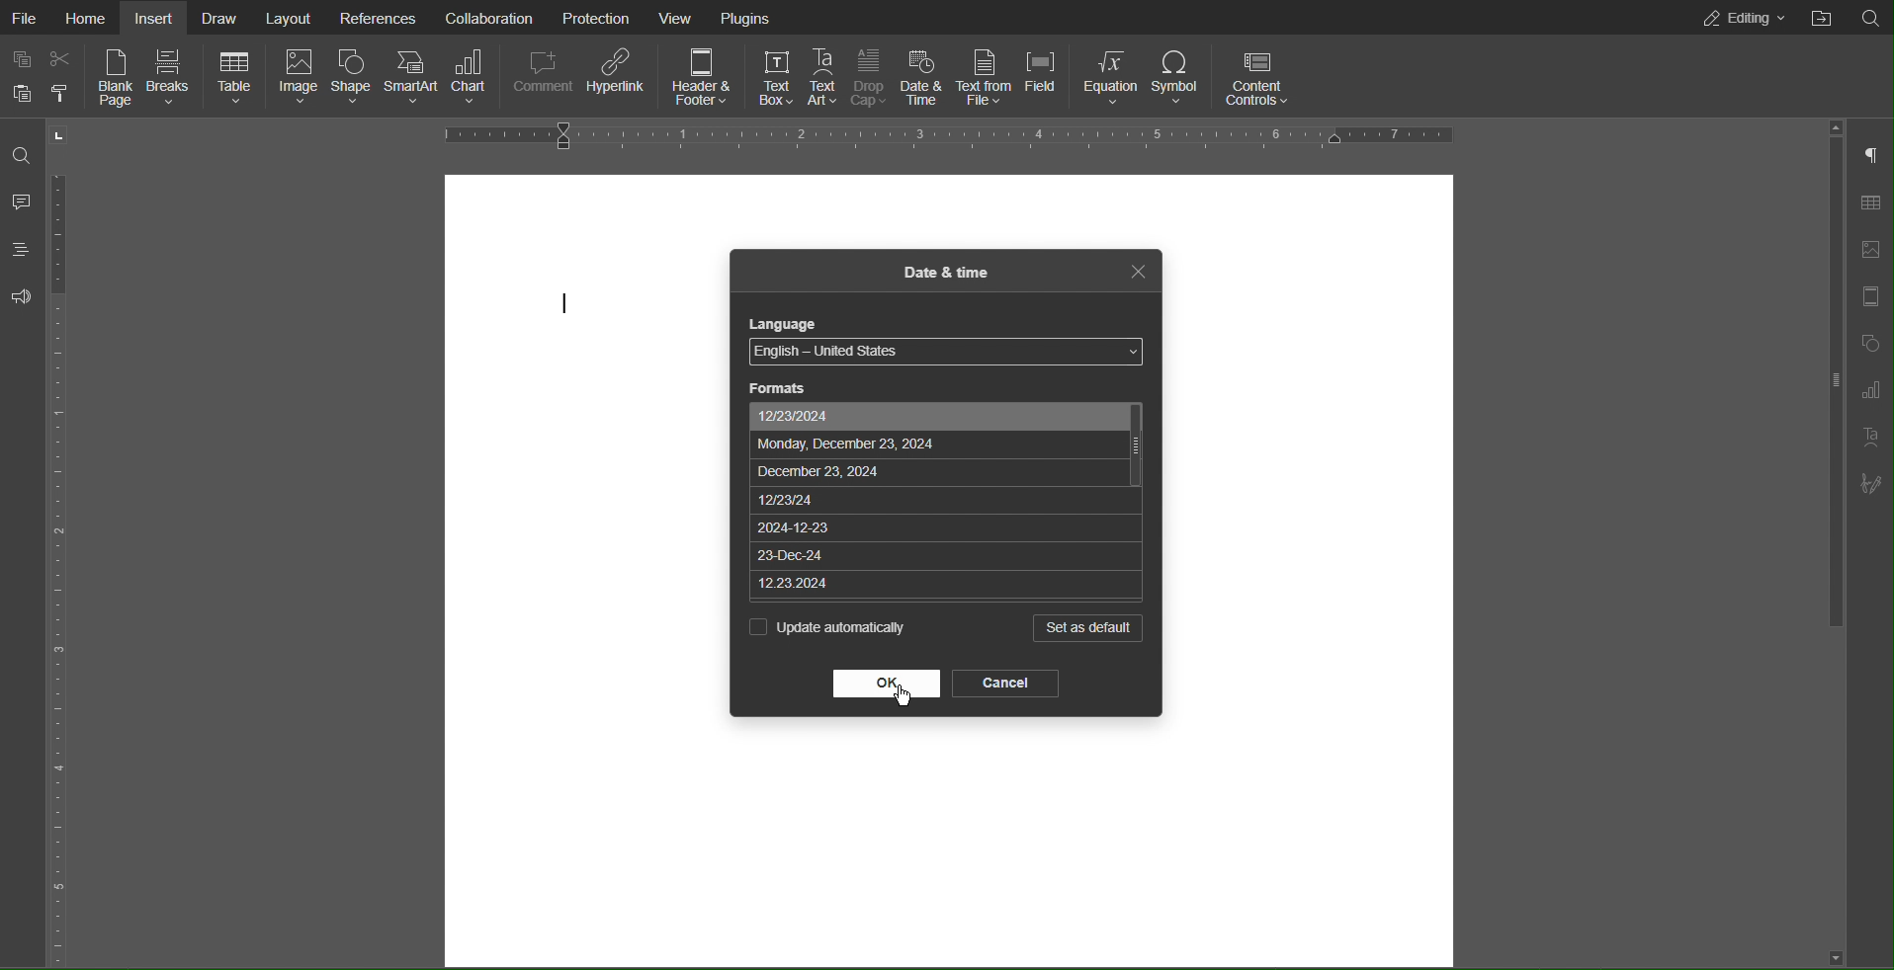  I want to click on Image Settings, so click(1874, 250).